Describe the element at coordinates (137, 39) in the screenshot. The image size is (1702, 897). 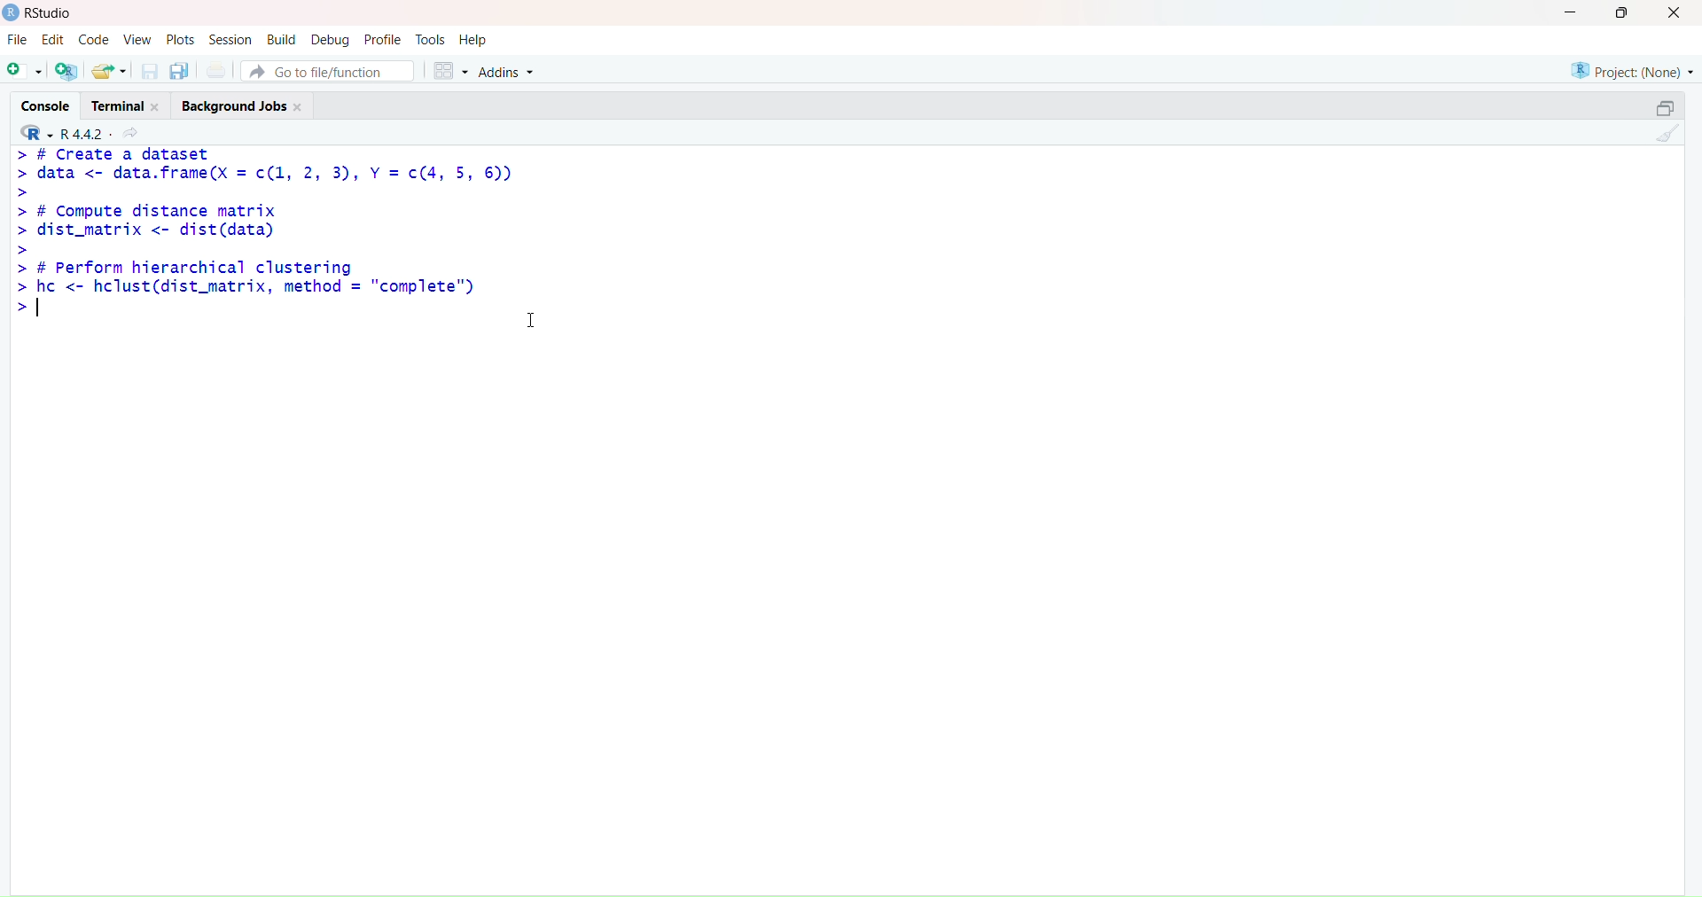
I see `View` at that location.